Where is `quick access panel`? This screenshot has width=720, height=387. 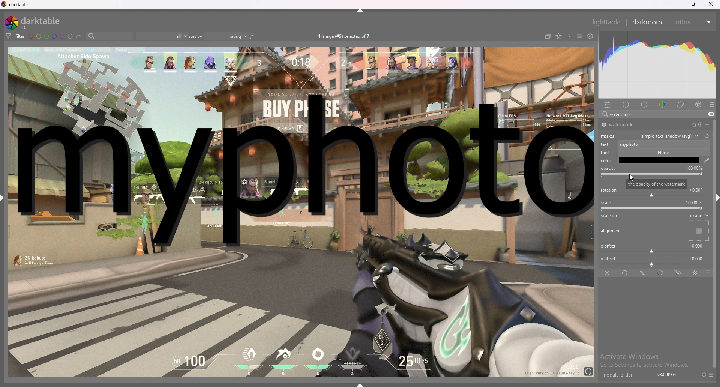
quick access panel is located at coordinates (607, 105).